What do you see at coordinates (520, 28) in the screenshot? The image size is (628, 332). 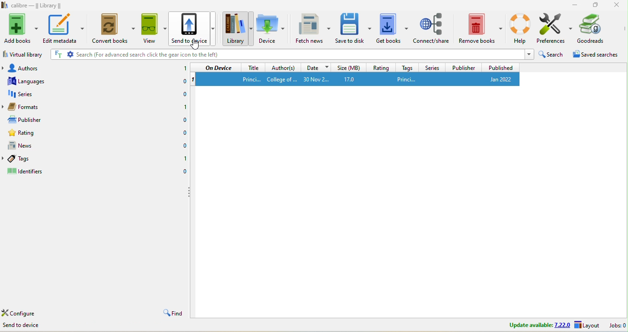 I see `help` at bounding box center [520, 28].